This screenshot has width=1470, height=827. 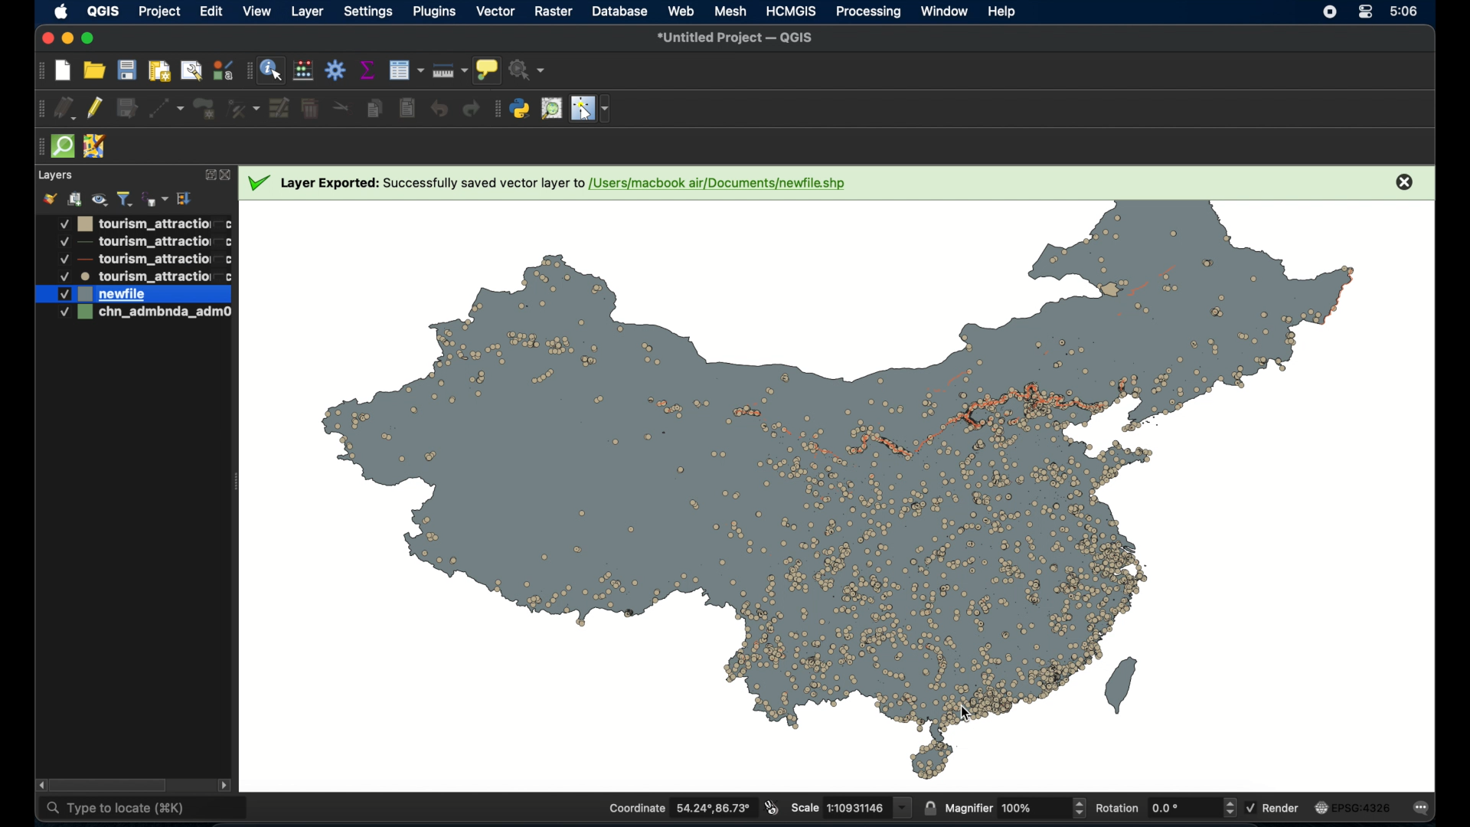 What do you see at coordinates (245, 109) in the screenshot?
I see `vertex tool` at bounding box center [245, 109].